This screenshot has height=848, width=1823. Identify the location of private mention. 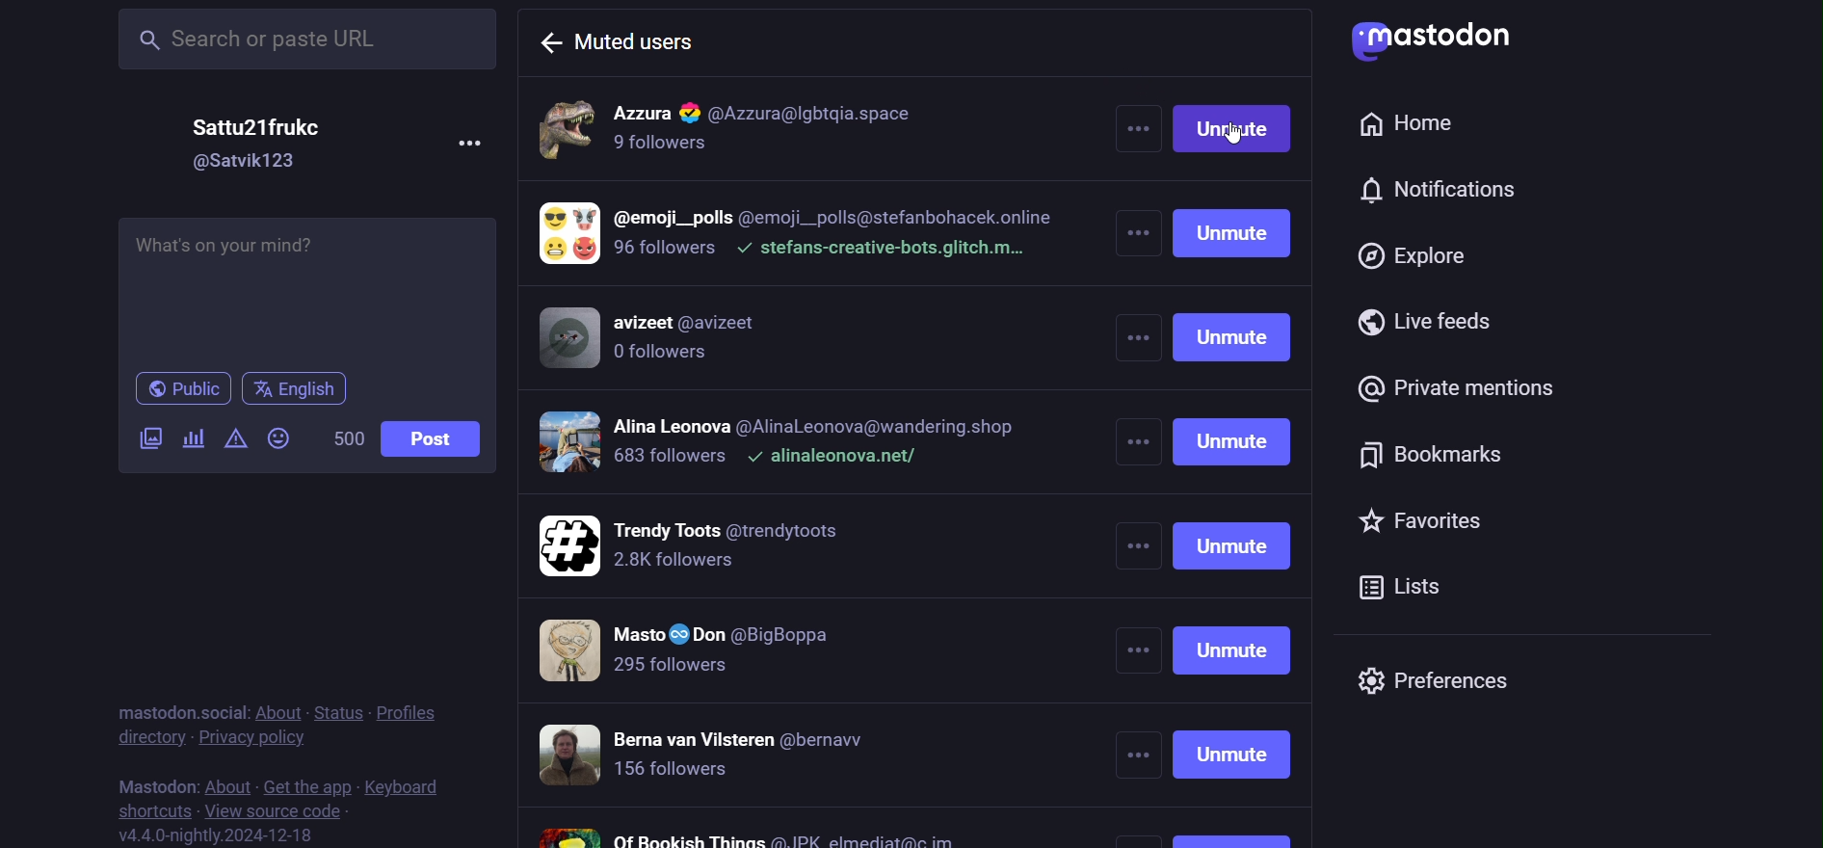
(1468, 387).